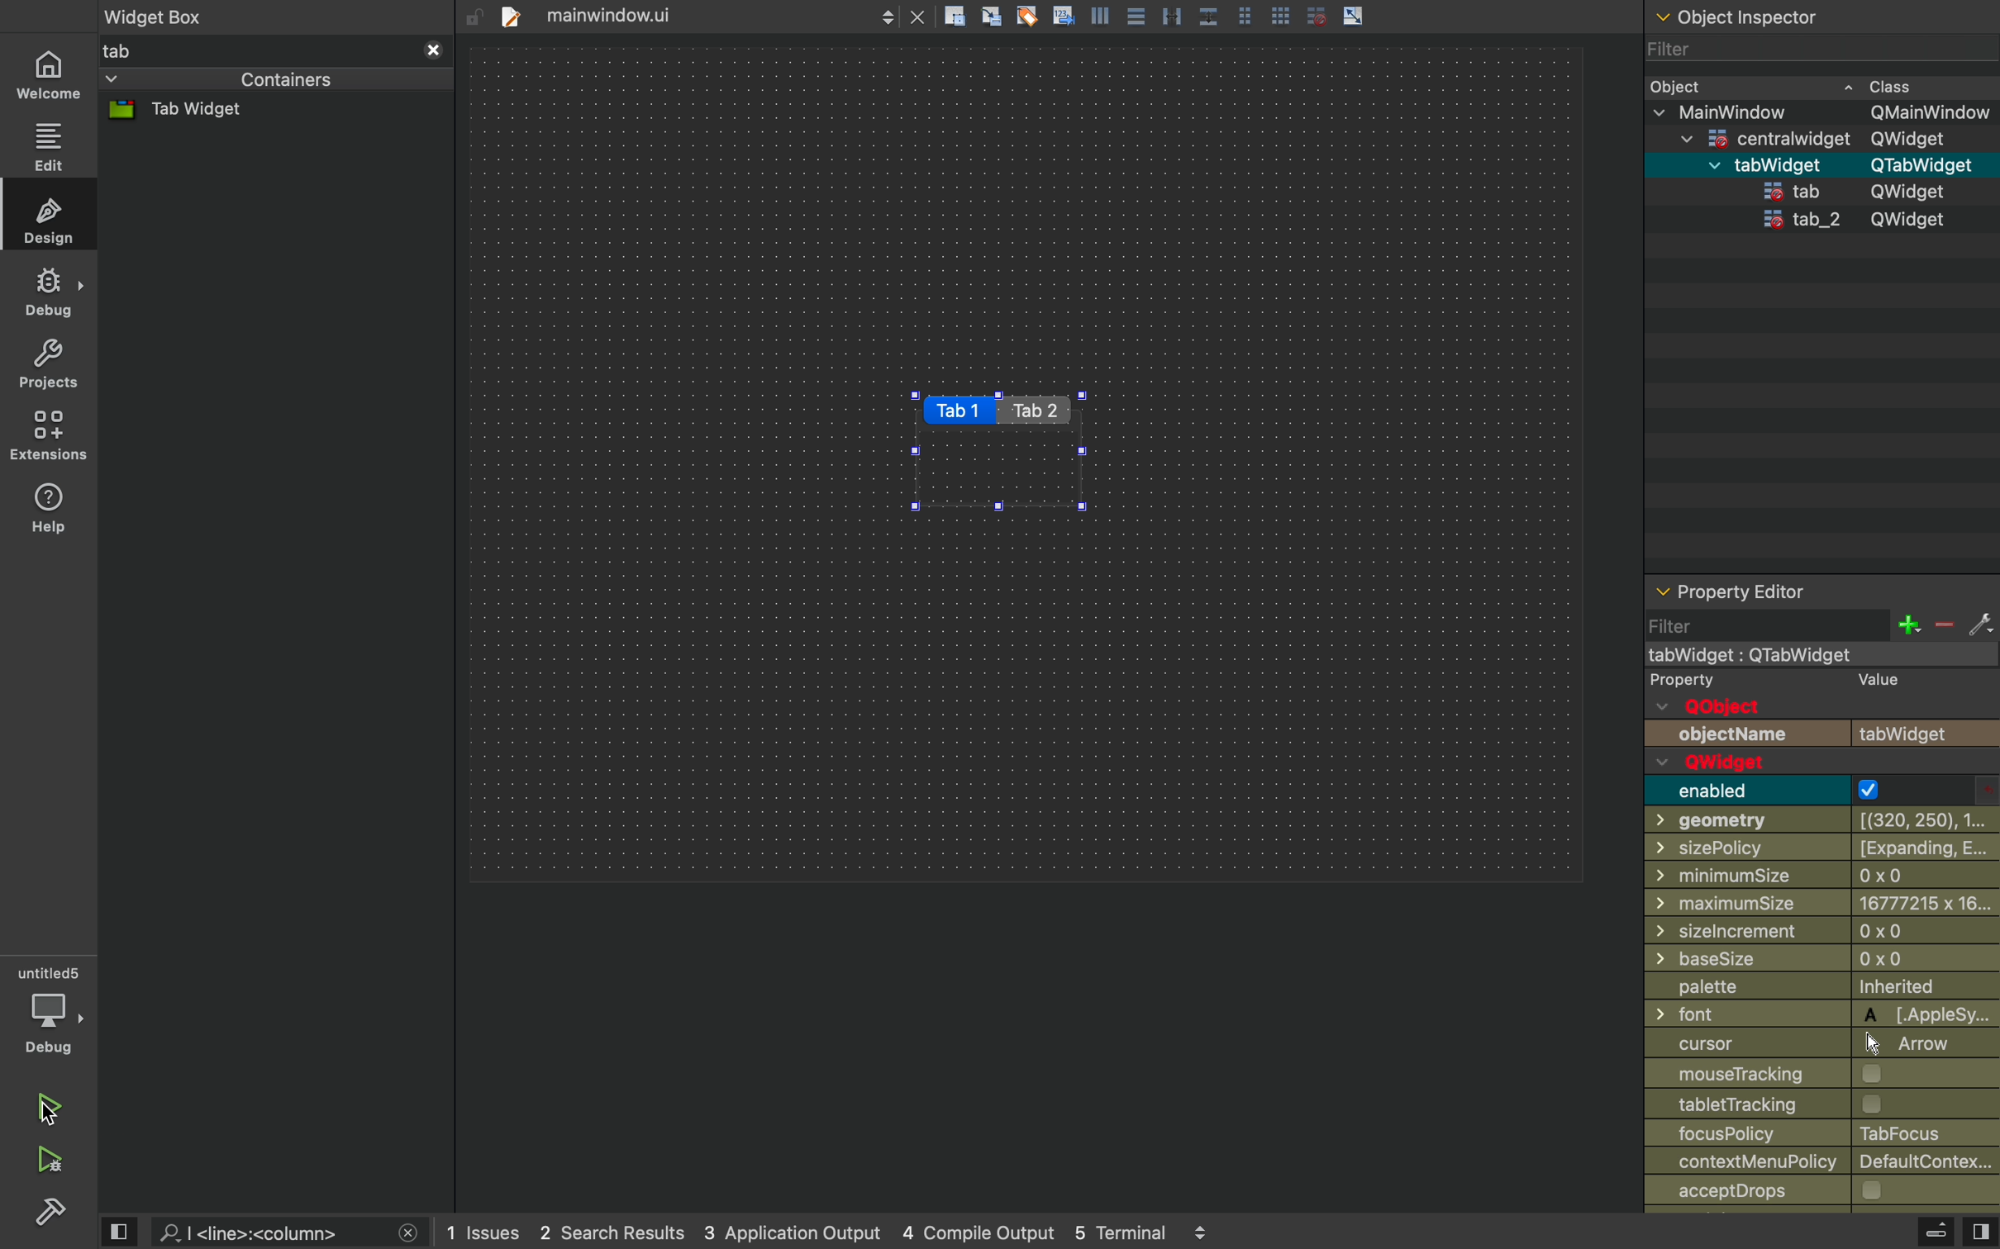 The height and width of the screenshot is (1249, 2000). What do you see at coordinates (669, 14) in the screenshot?
I see `tab` at bounding box center [669, 14].